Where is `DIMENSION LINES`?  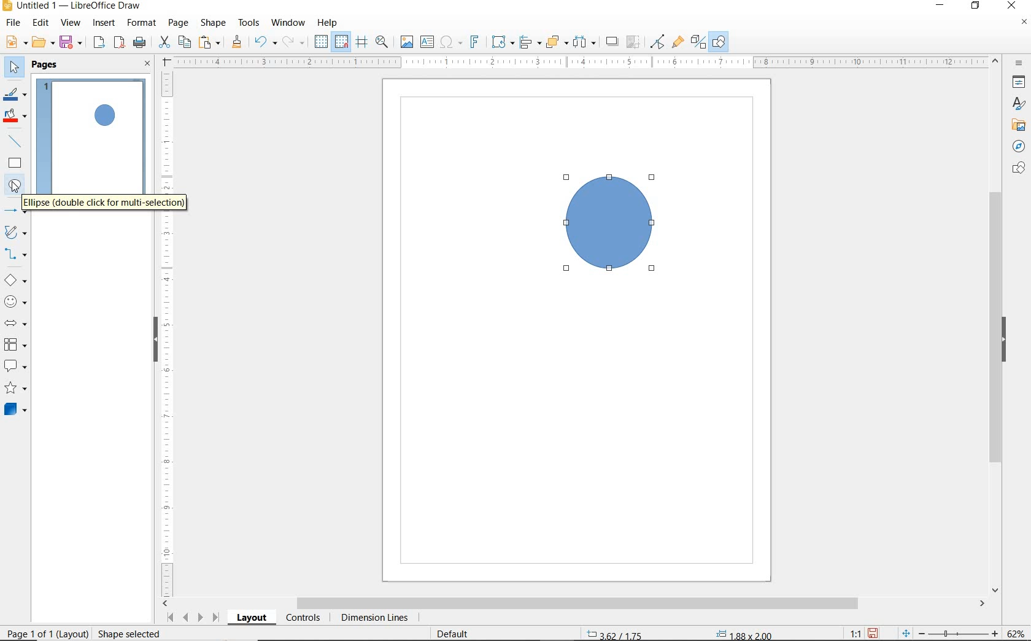
DIMENSION LINES is located at coordinates (373, 619).